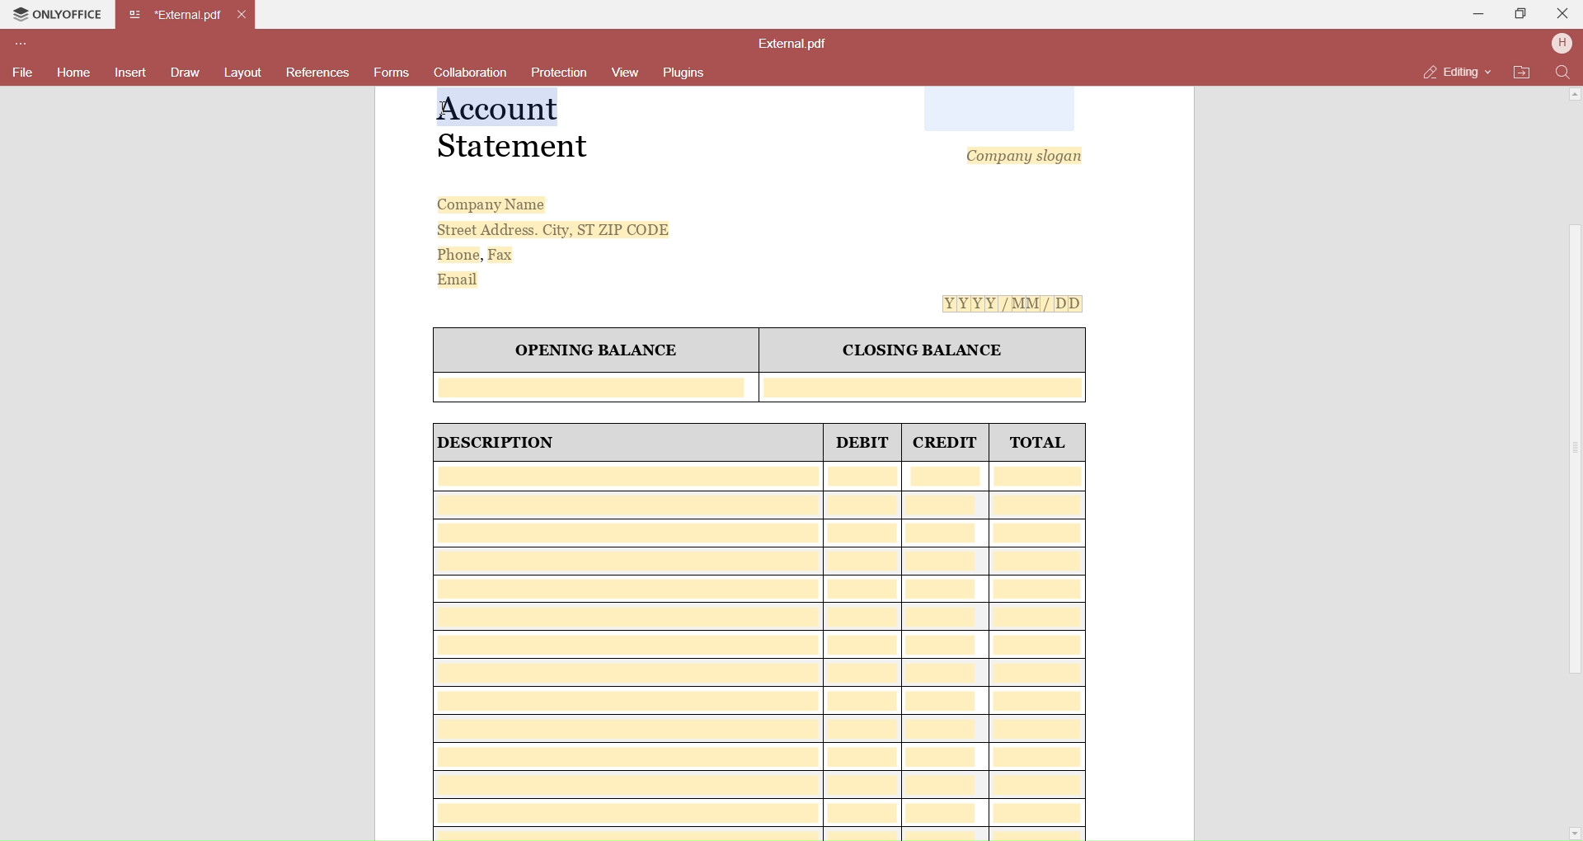 The width and height of the screenshot is (1583, 841). What do you see at coordinates (1517, 14) in the screenshot?
I see `Maximize` at bounding box center [1517, 14].